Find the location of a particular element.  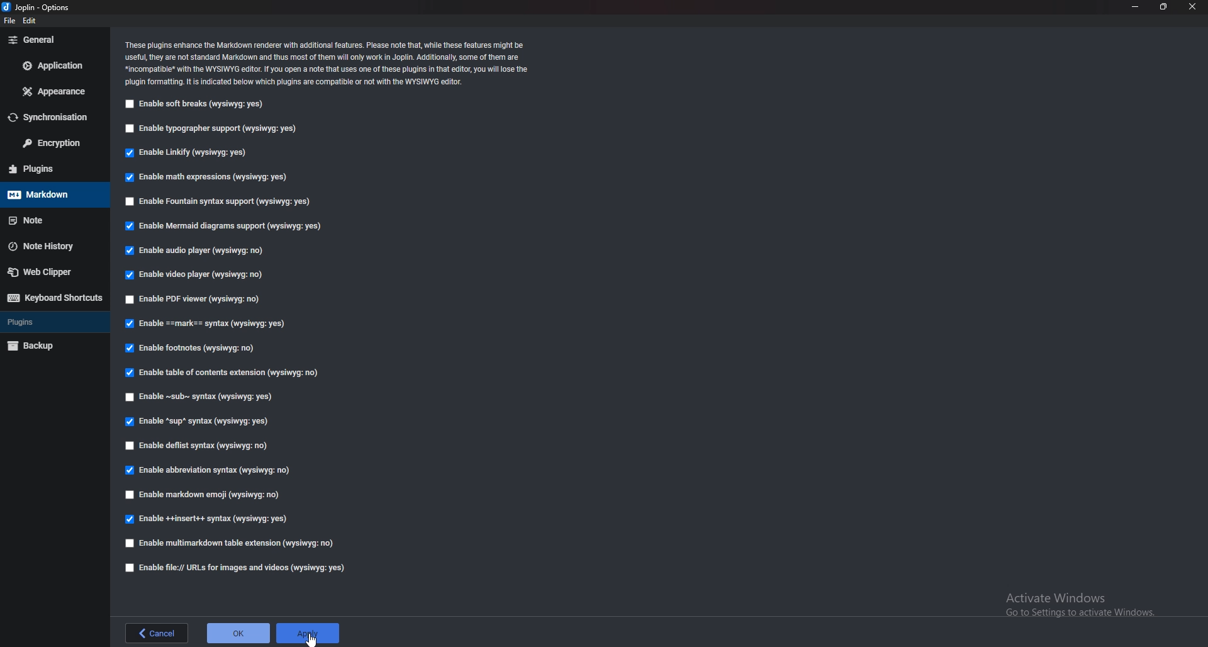

close is located at coordinates (1192, 7).